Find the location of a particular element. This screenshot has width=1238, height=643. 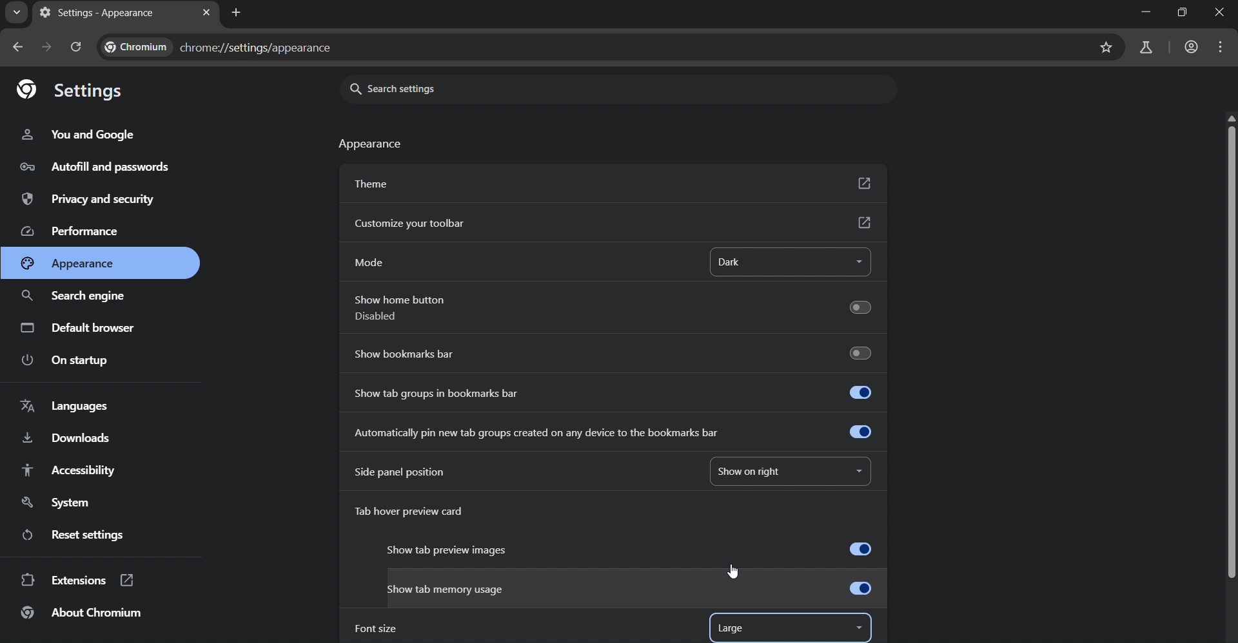

show tab groups in bookmarks bar is located at coordinates (612, 390).